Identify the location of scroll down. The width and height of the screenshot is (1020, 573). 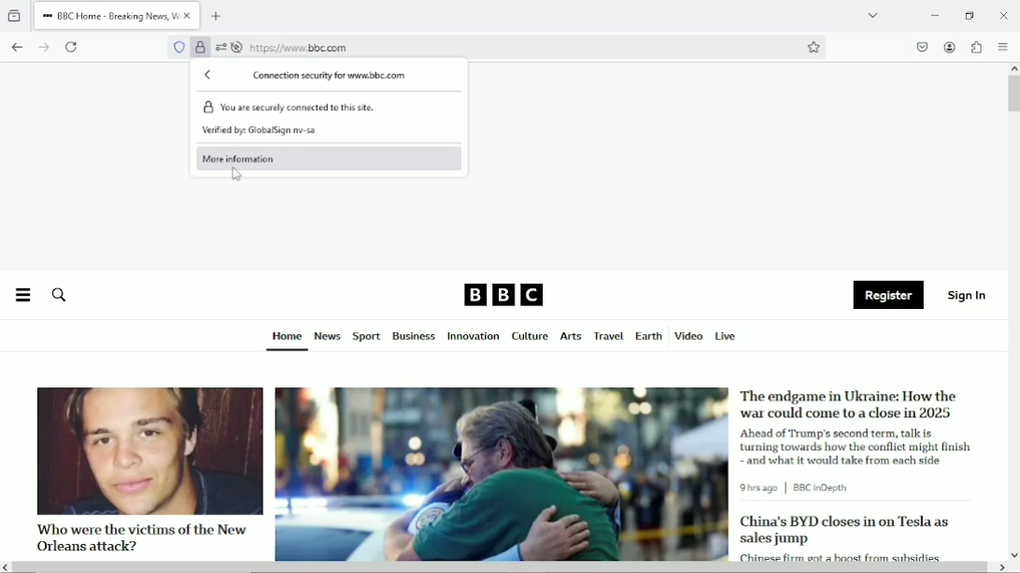
(1013, 554).